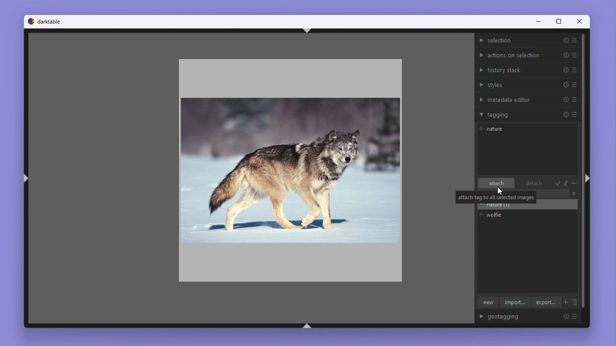  What do you see at coordinates (288, 167) in the screenshot?
I see `Image` at bounding box center [288, 167].